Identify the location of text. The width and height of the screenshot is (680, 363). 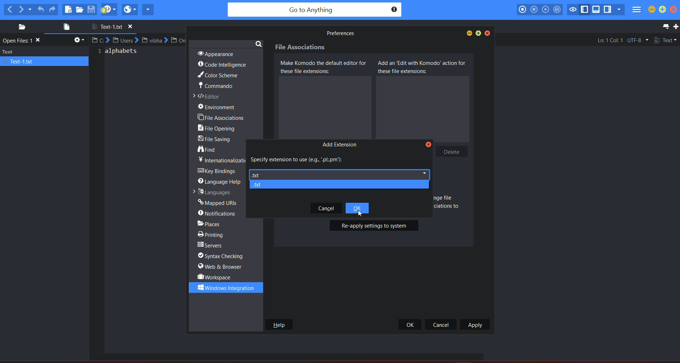
(451, 202).